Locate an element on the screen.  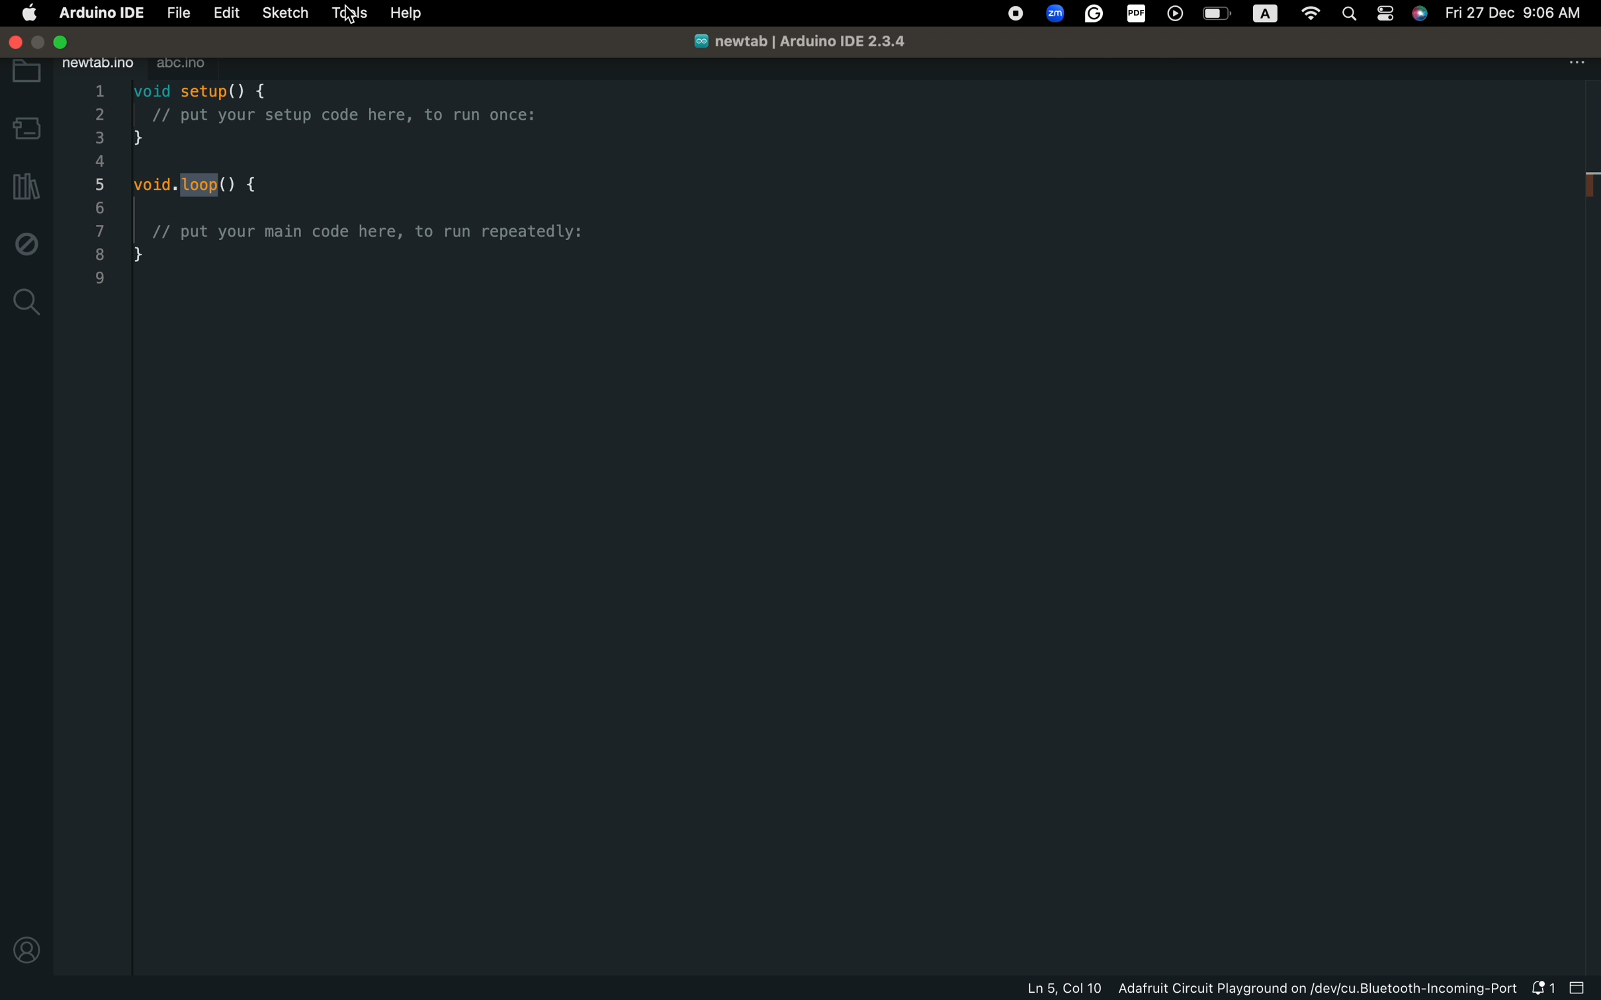
Search is located at coordinates (1350, 16).